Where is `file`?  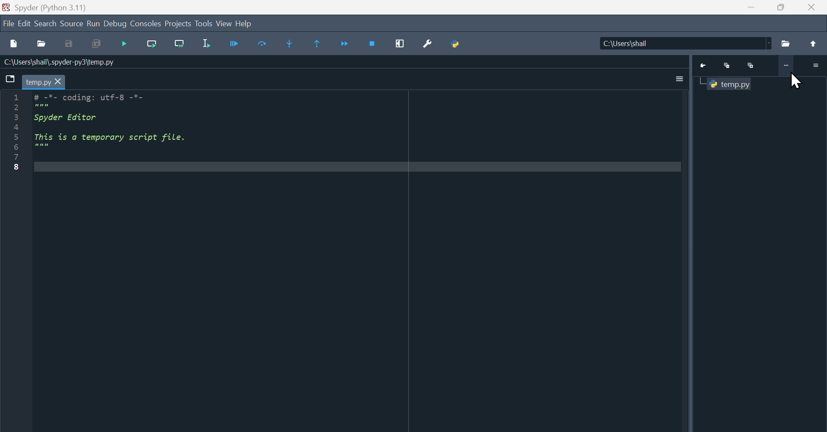
file is located at coordinates (8, 25).